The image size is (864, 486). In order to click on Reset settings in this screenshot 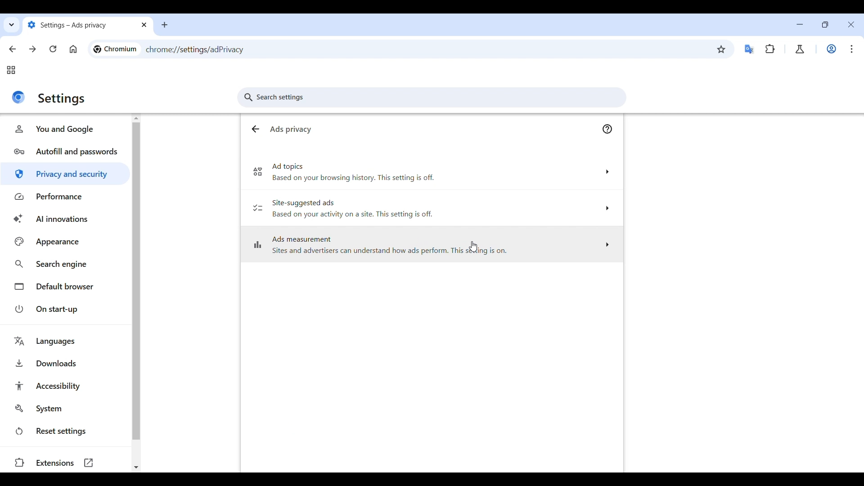, I will do `click(65, 431)`.